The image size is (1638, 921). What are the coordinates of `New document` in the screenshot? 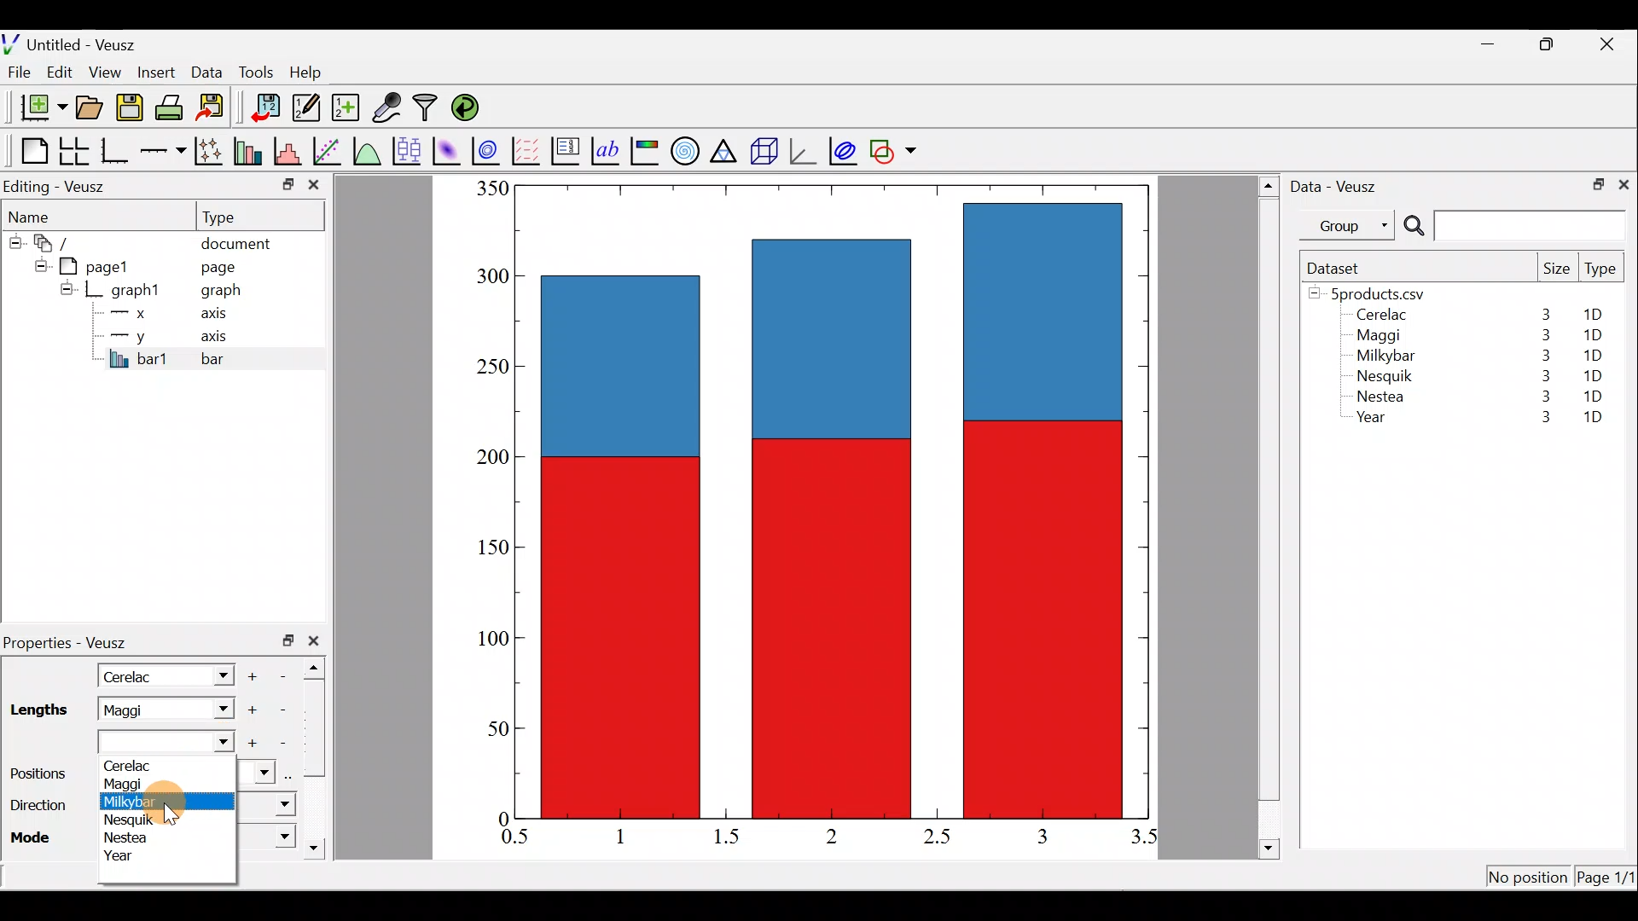 It's located at (37, 107).